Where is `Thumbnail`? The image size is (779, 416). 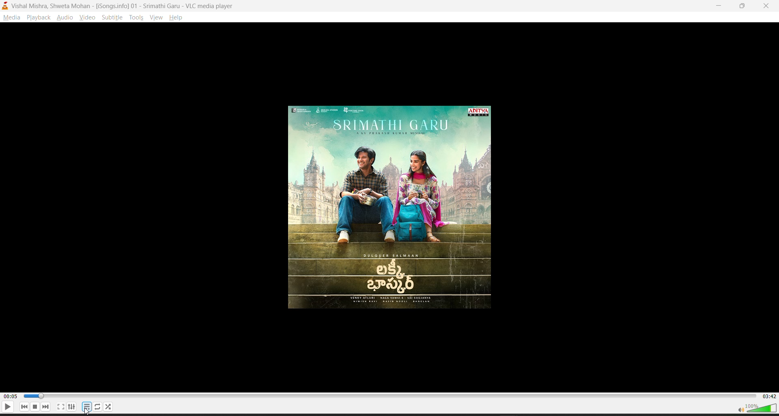 Thumbnail is located at coordinates (390, 207).